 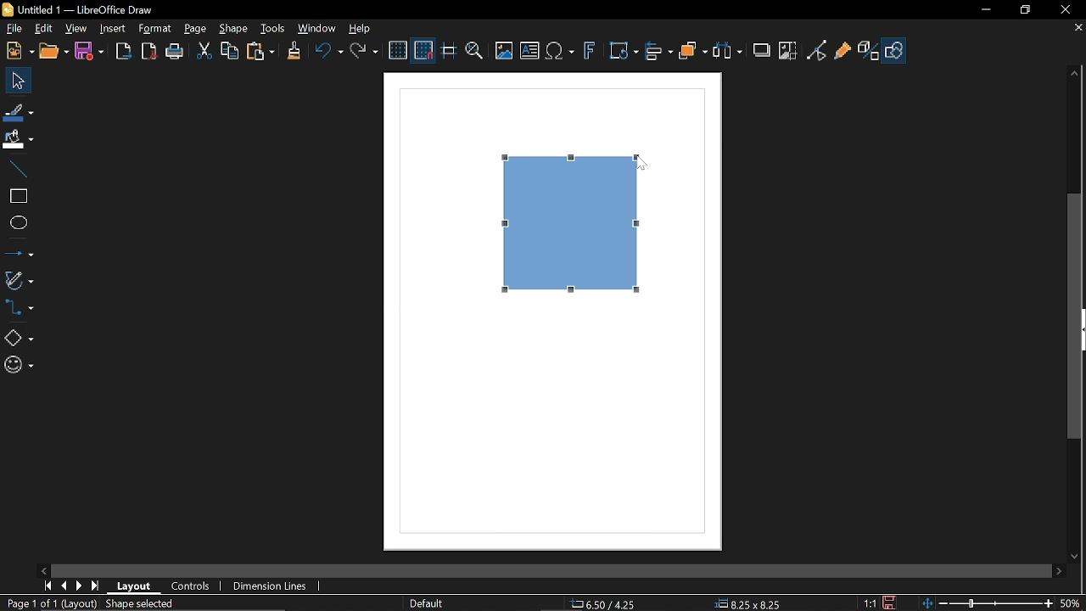 I want to click on last page, so click(x=95, y=586).